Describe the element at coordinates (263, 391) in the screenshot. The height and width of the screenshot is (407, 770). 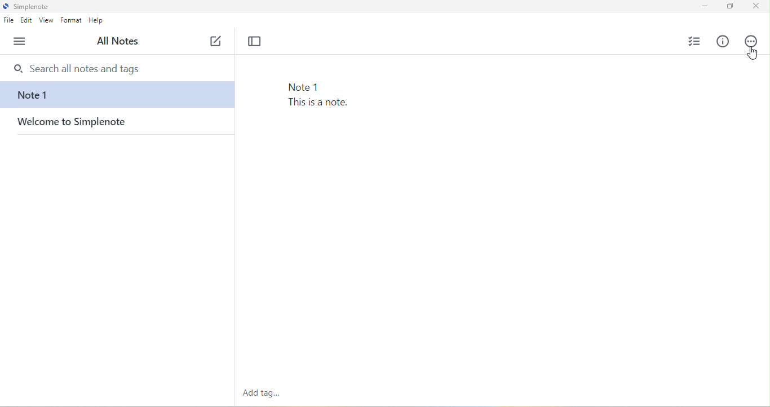
I see `add tag` at that location.